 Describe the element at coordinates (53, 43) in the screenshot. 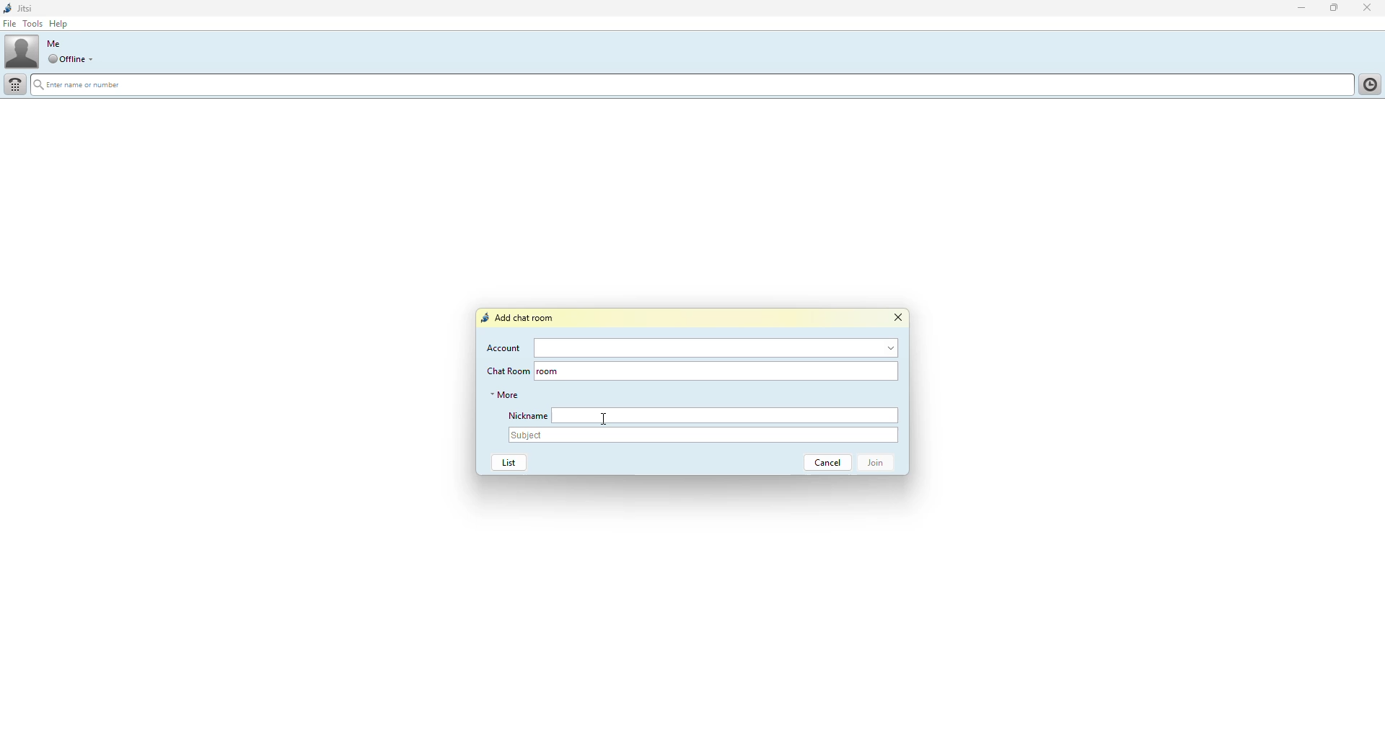

I see `me` at that location.